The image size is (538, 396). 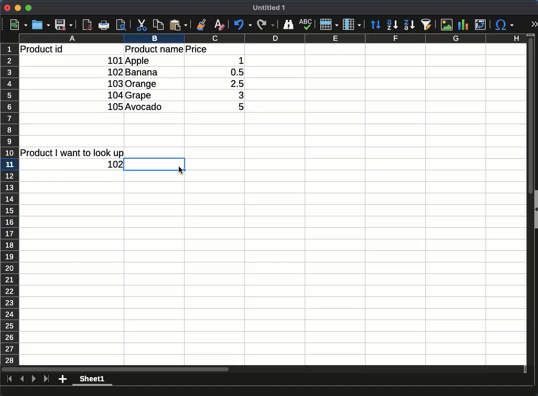 I want to click on copy, so click(x=158, y=25).